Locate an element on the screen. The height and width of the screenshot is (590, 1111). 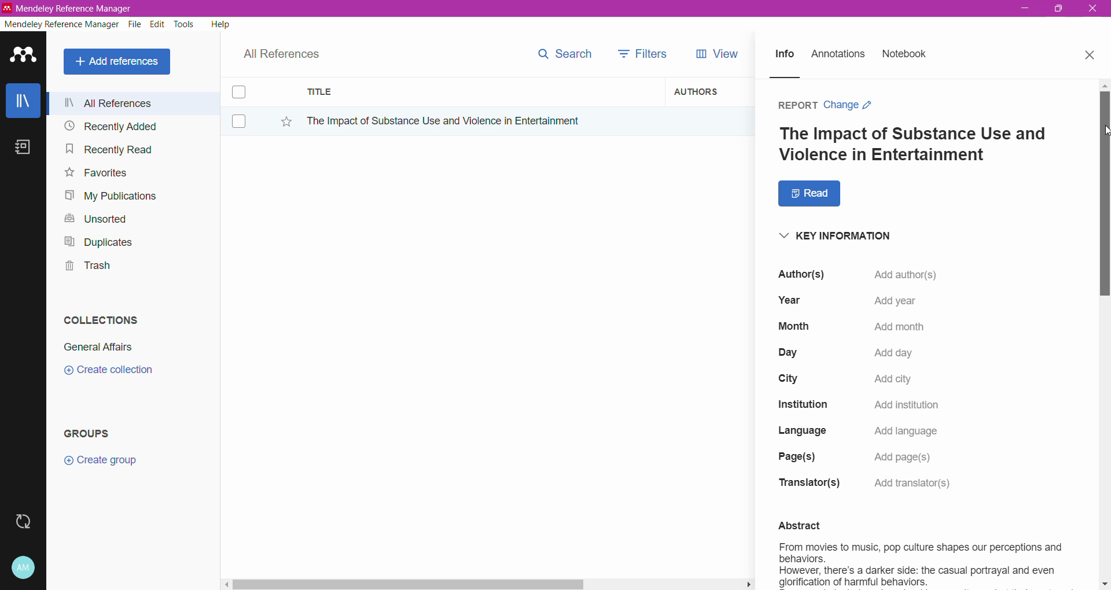
File is located at coordinates (135, 25).